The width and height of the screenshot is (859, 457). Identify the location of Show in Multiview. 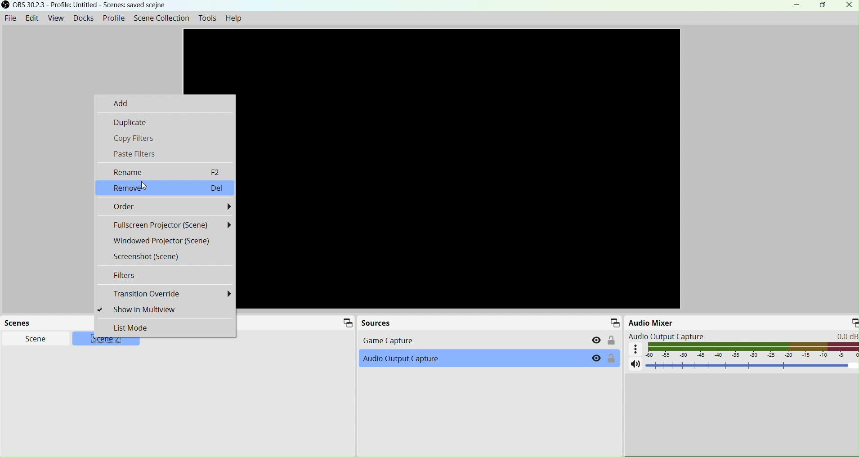
(166, 310).